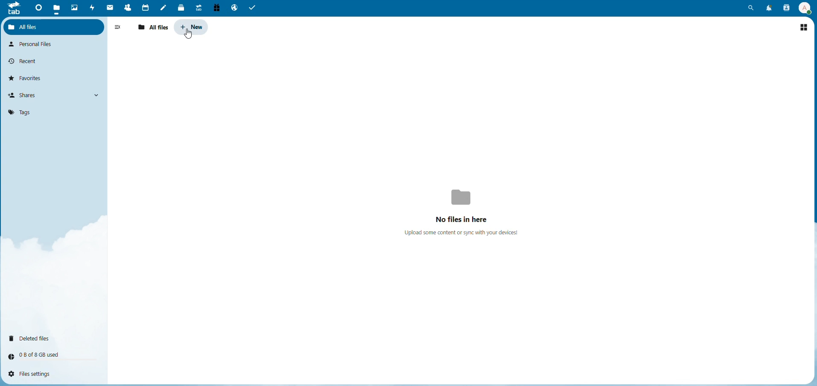  What do you see at coordinates (179, 7) in the screenshot?
I see `Deck` at bounding box center [179, 7].